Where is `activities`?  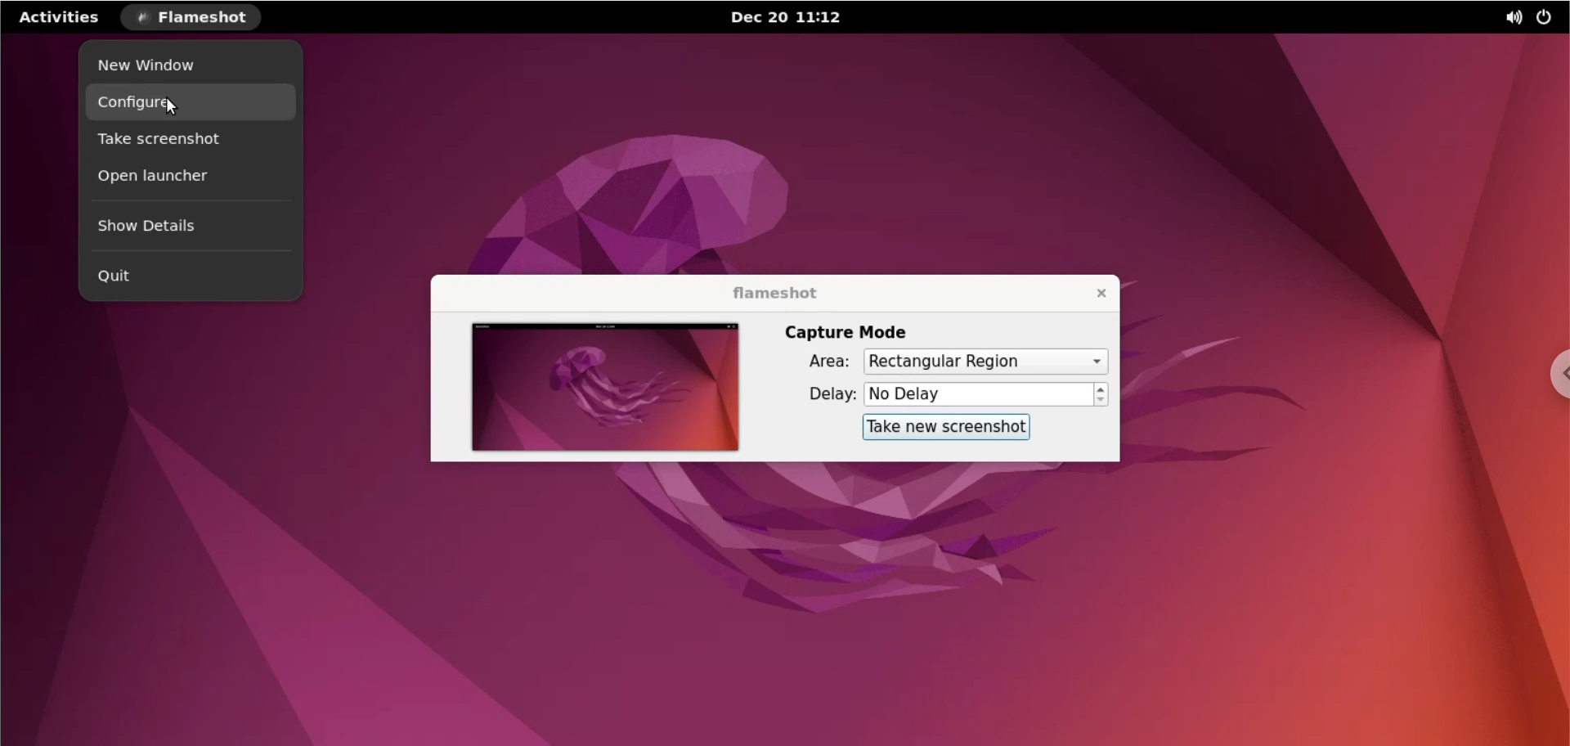
activities is located at coordinates (60, 20).